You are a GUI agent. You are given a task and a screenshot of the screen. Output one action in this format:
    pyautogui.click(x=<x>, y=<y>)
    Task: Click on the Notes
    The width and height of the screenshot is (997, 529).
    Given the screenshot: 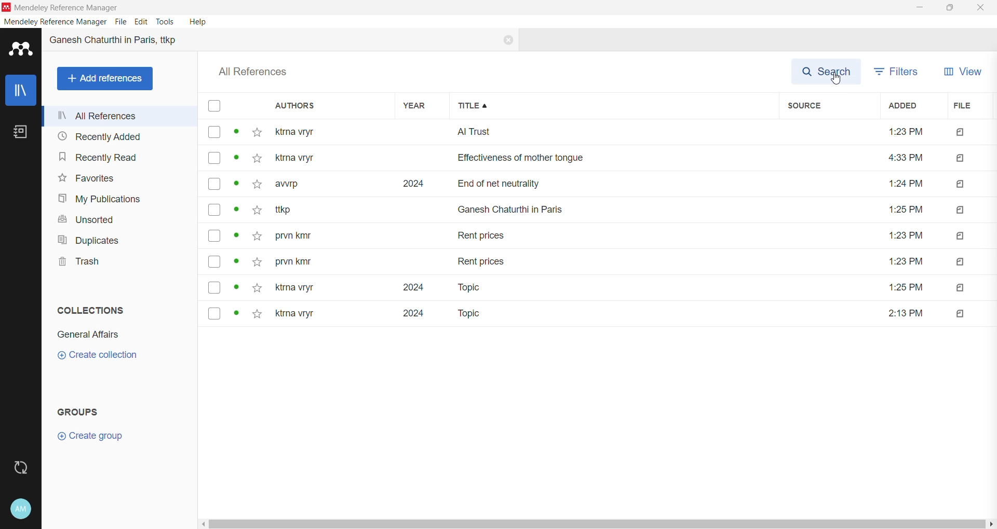 What is the action you would take?
    pyautogui.click(x=20, y=133)
    